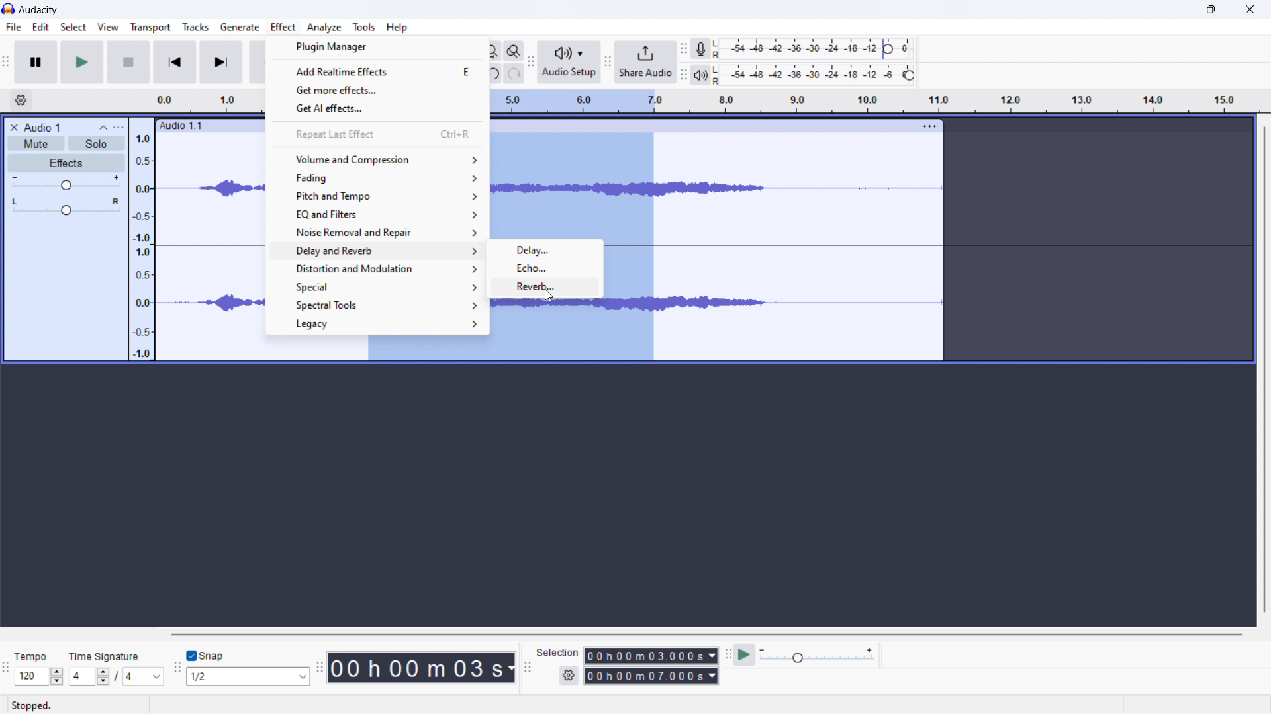  I want to click on more options, so click(123, 125).